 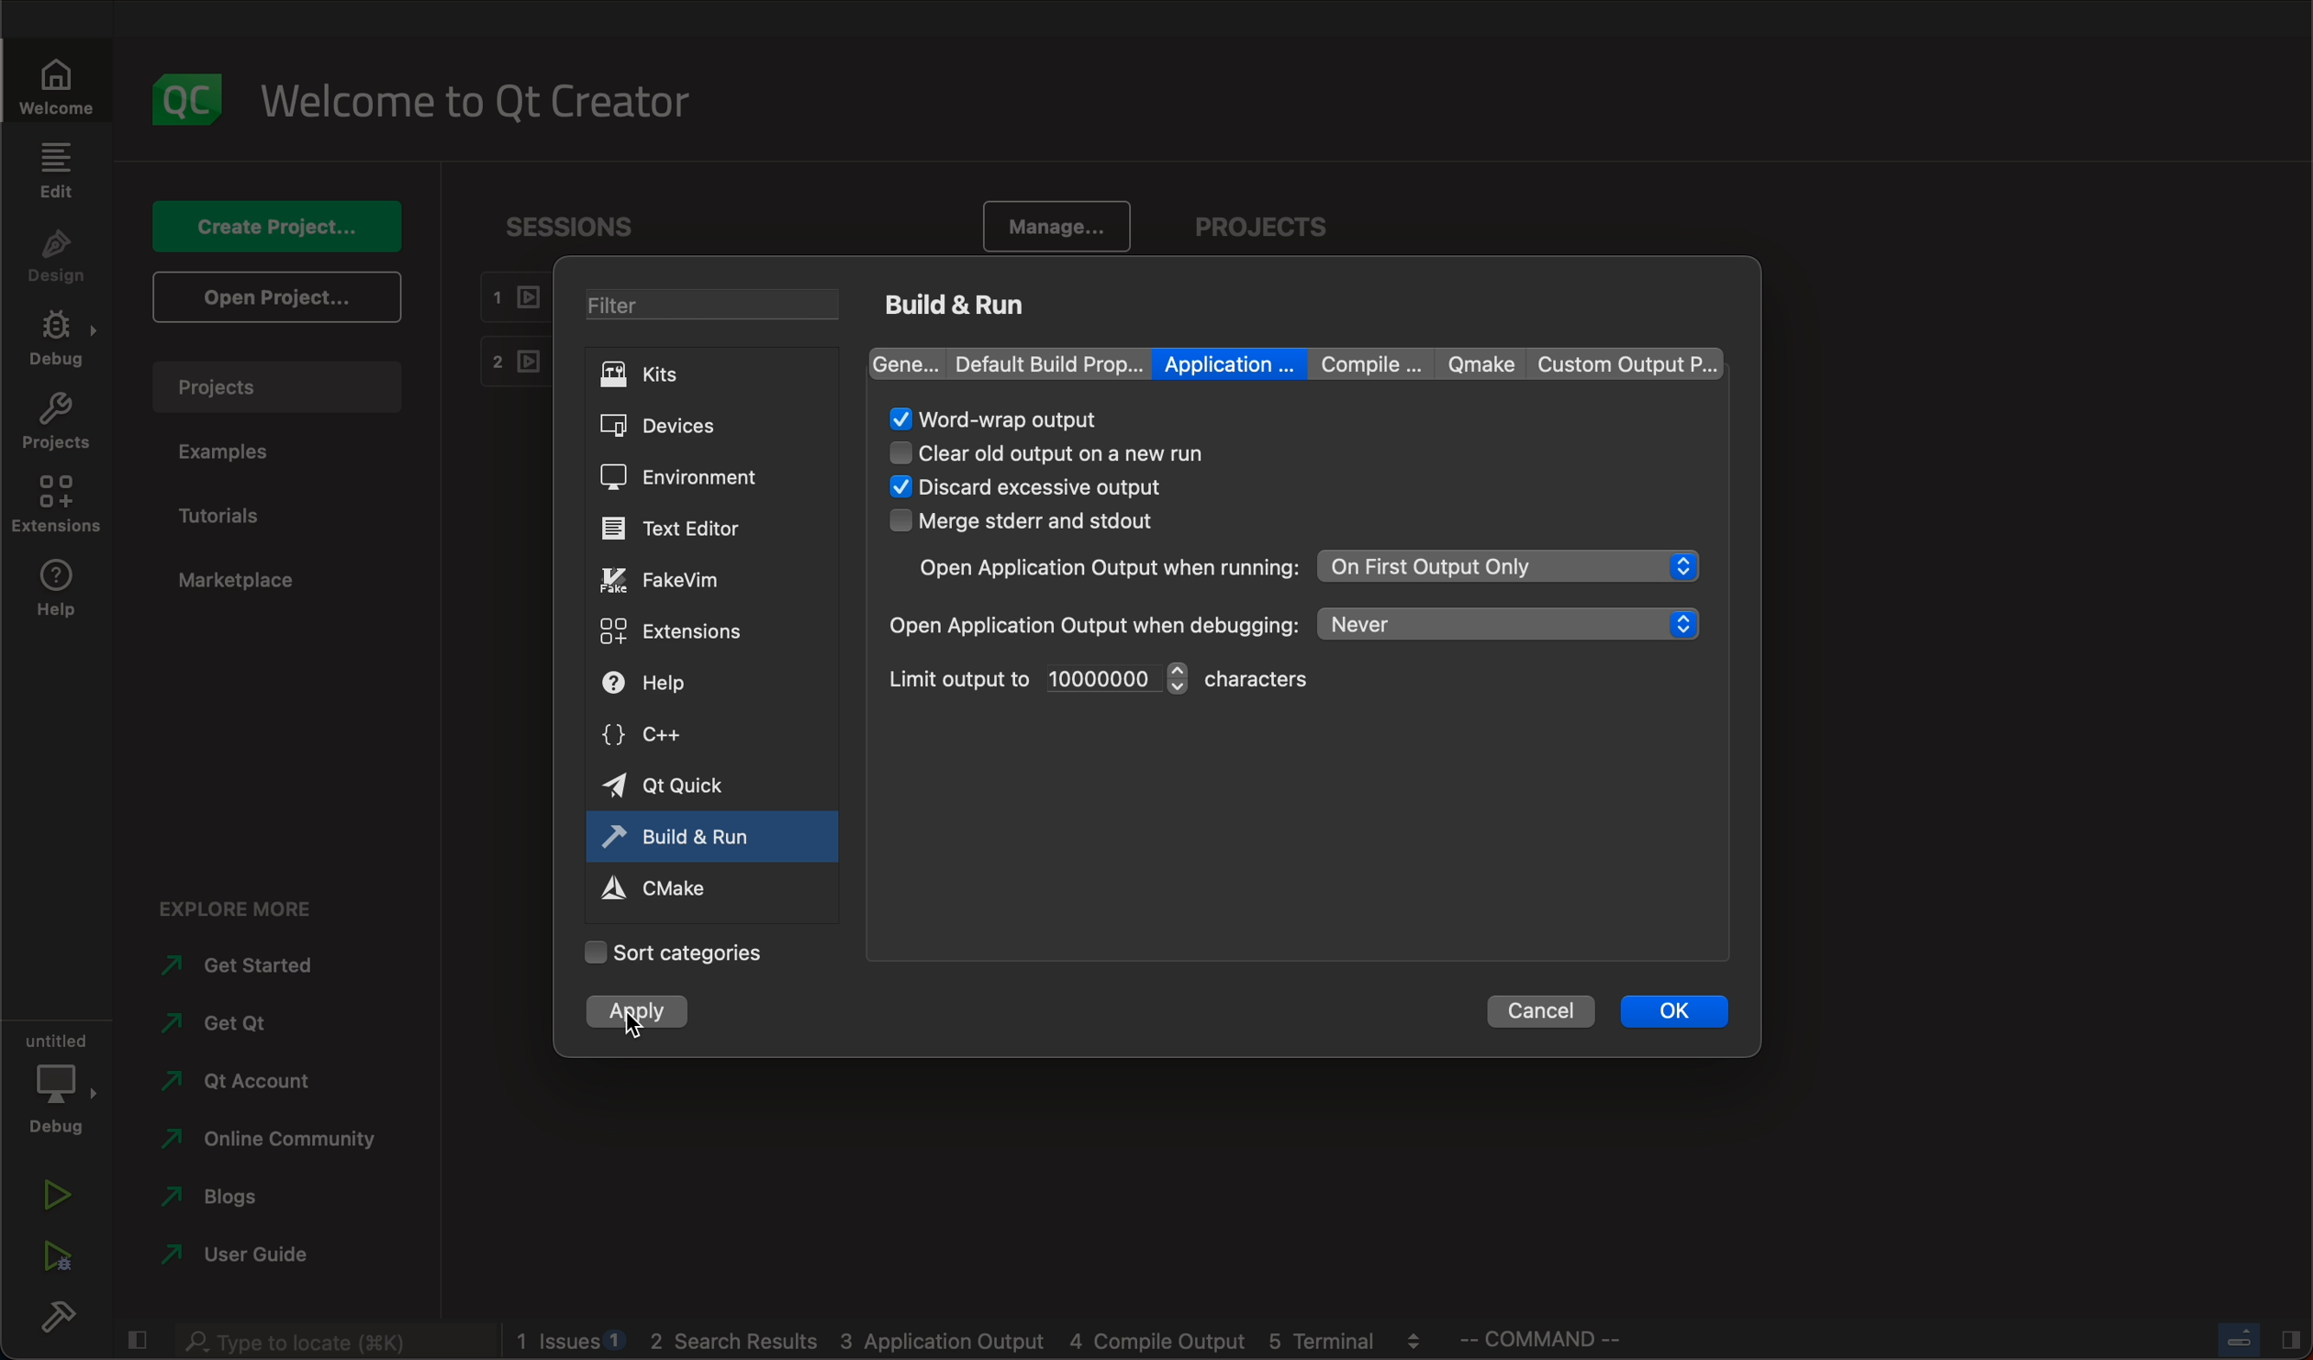 What do you see at coordinates (55, 424) in the screenshot?
I see `projects` at bounding box center [55, 424].